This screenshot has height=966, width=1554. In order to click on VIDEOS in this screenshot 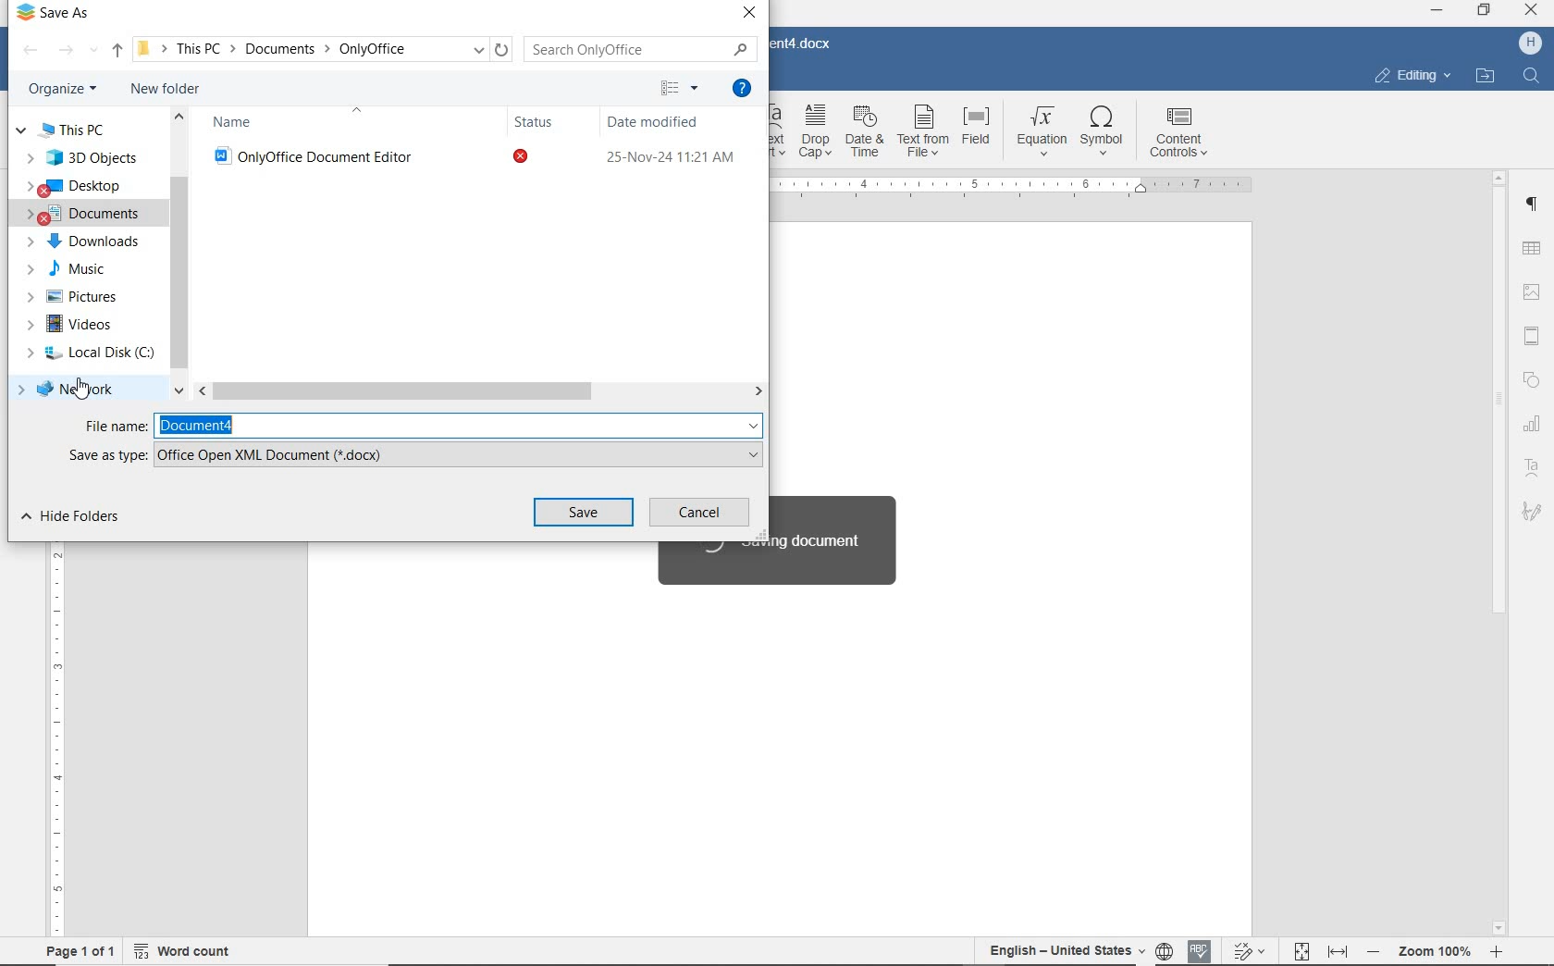, I will do `click(69, 324)`.